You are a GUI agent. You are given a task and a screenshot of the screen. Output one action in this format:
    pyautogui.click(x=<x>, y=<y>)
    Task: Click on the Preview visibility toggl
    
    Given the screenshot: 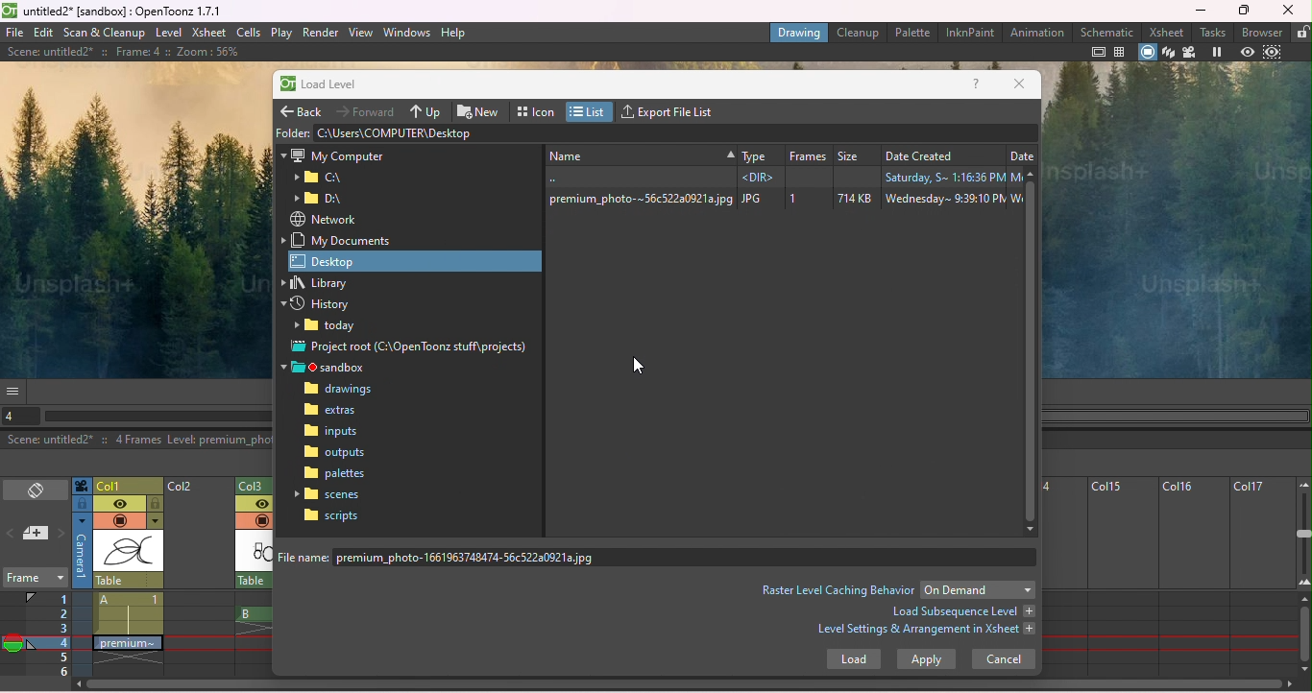 What is the action you would take?
    pyautogui.click(x=253, y=505)
    